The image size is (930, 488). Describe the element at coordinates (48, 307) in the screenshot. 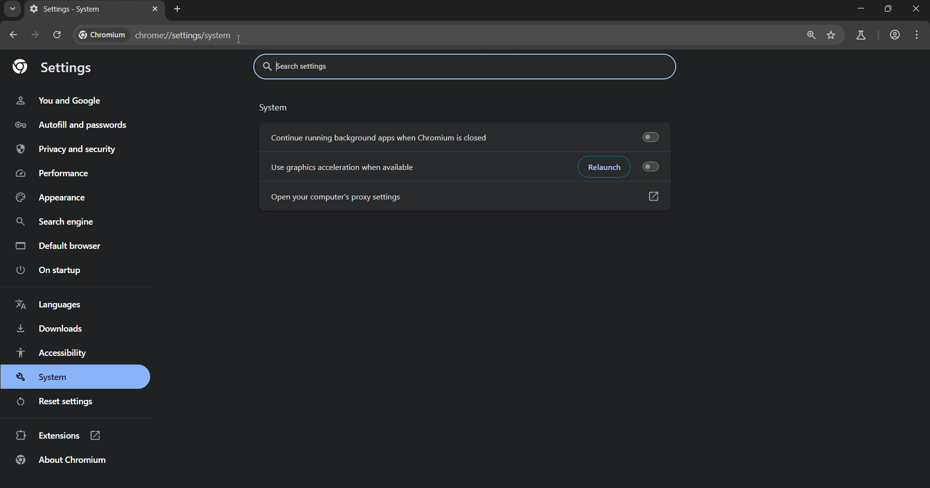

I see `languages` at that location.